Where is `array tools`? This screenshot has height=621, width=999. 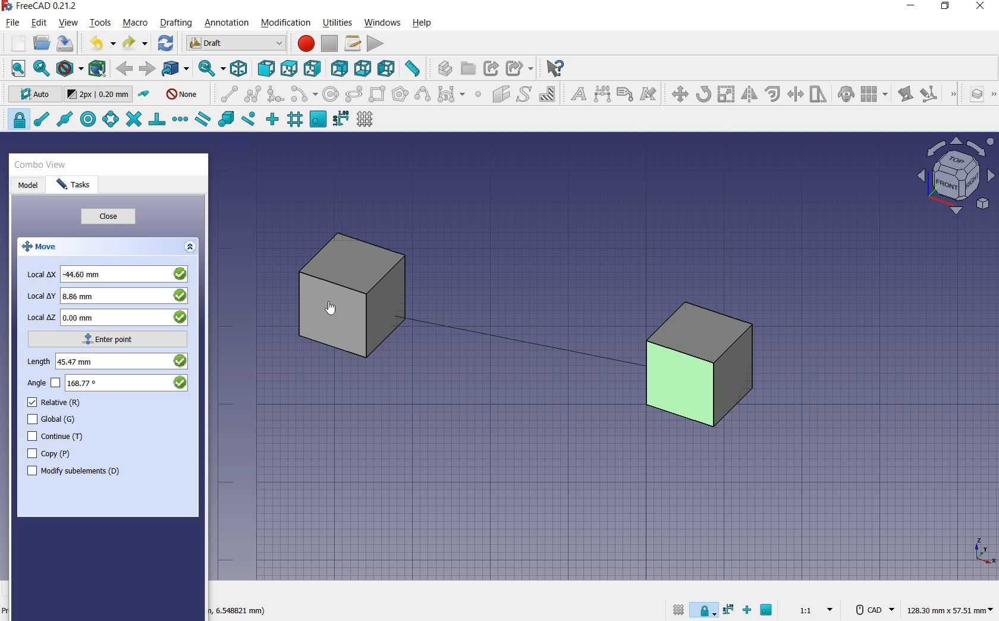 array tools is located at coordinates (873, 93).